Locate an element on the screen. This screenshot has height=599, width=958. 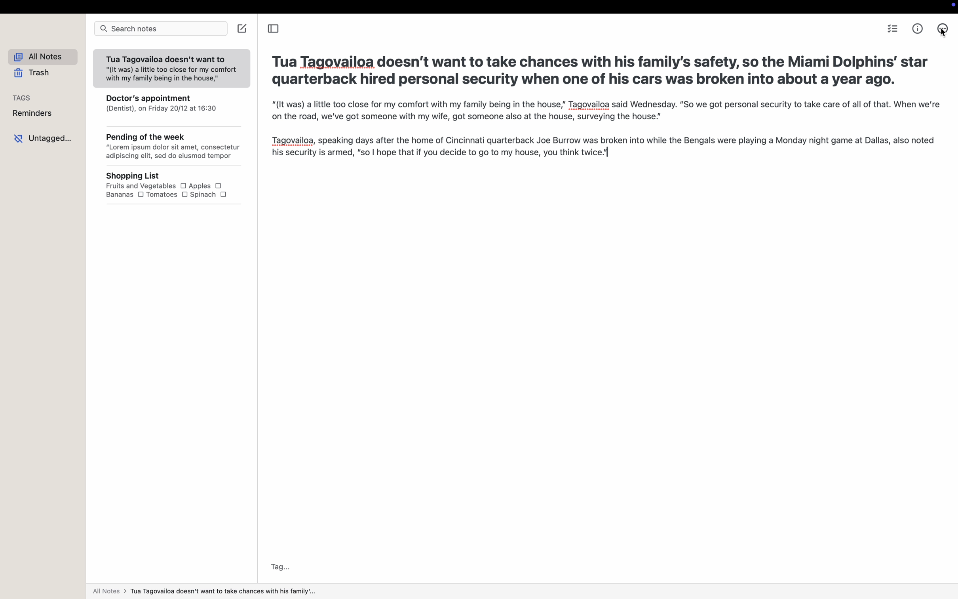
tag is located at coordinates (281, 567).